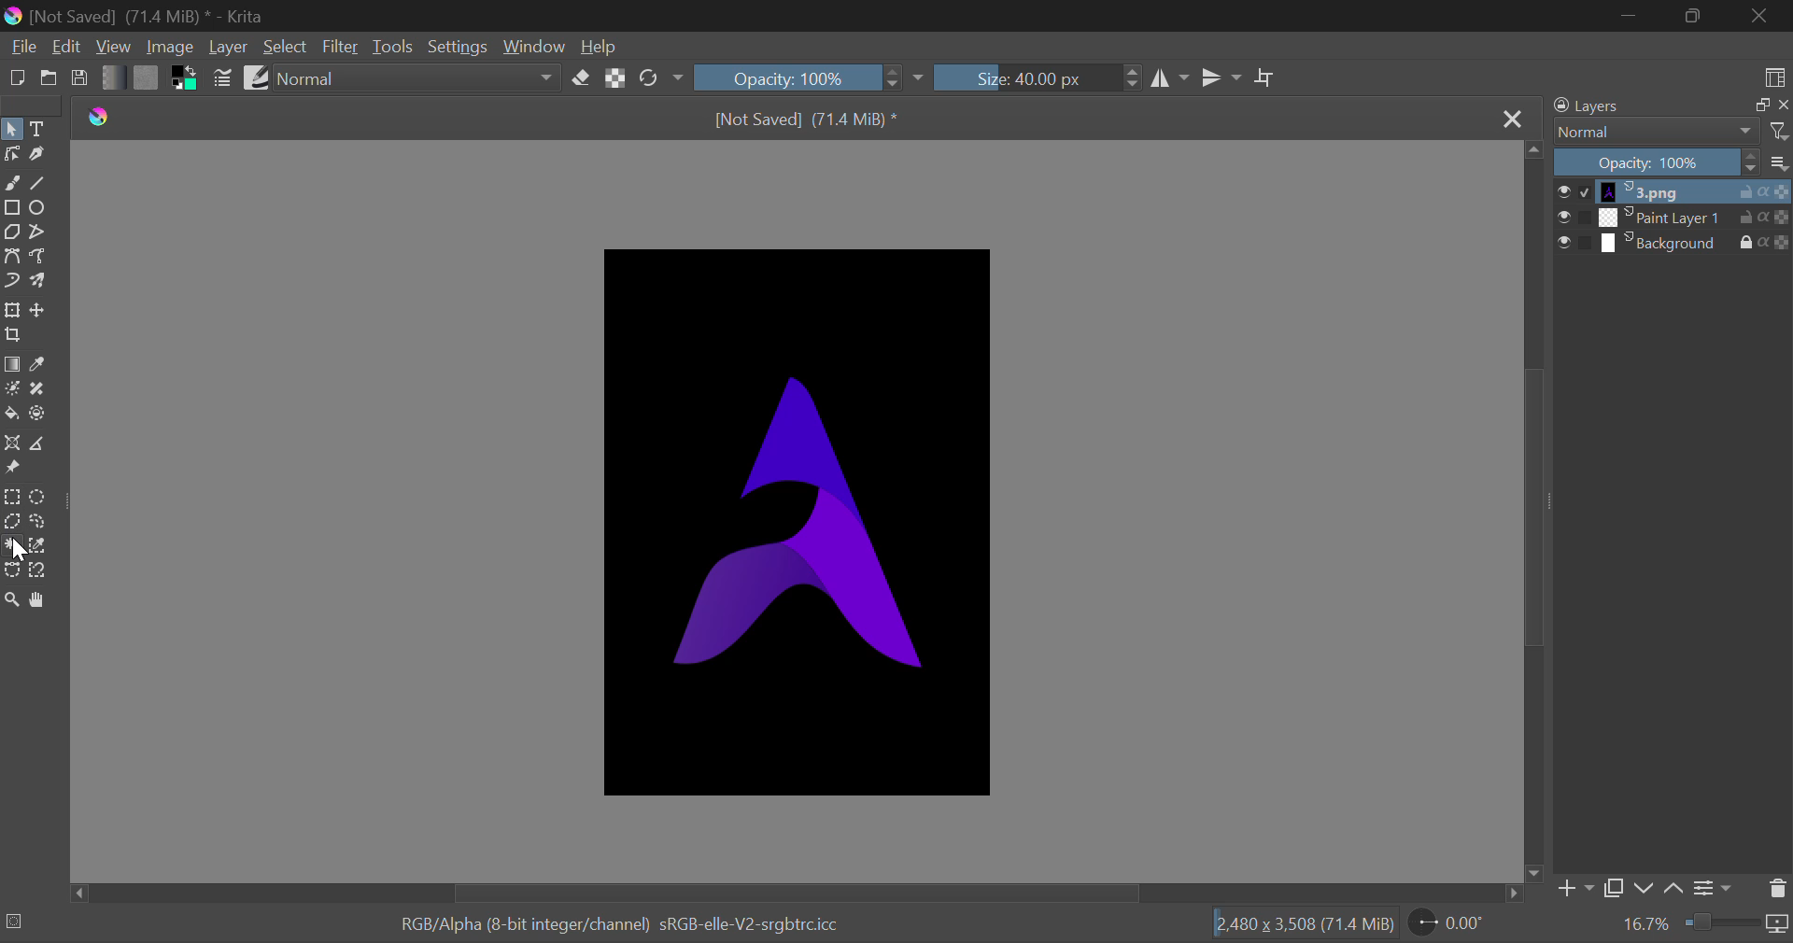 The image size is (1793, 943). I want to click on Open, so click(49, 78).